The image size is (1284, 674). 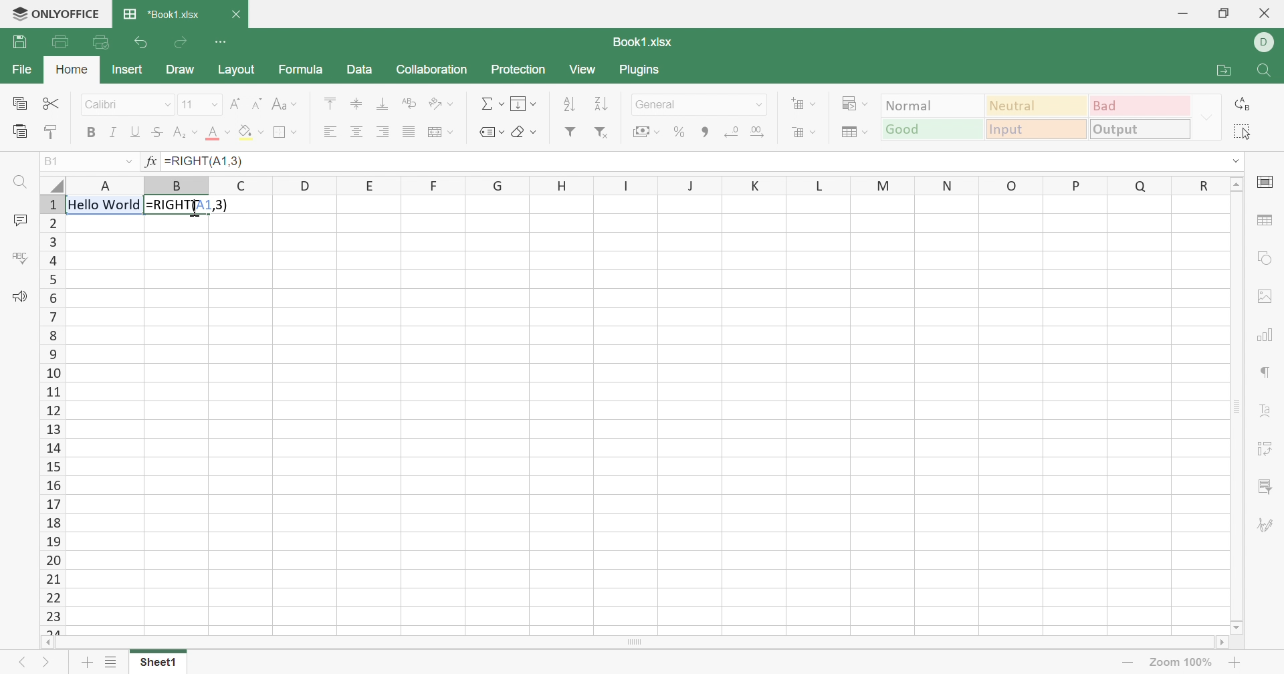 I want to click on Font size, so click(x=201, y=104).